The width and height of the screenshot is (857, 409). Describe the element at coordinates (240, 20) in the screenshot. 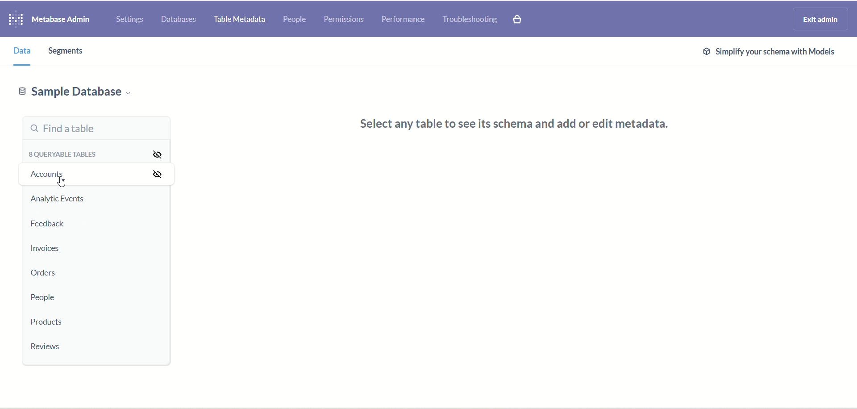

I see `table metadata` at that location.